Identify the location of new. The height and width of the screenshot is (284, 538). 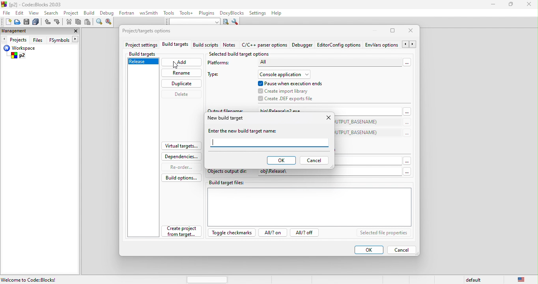
(6, 22).